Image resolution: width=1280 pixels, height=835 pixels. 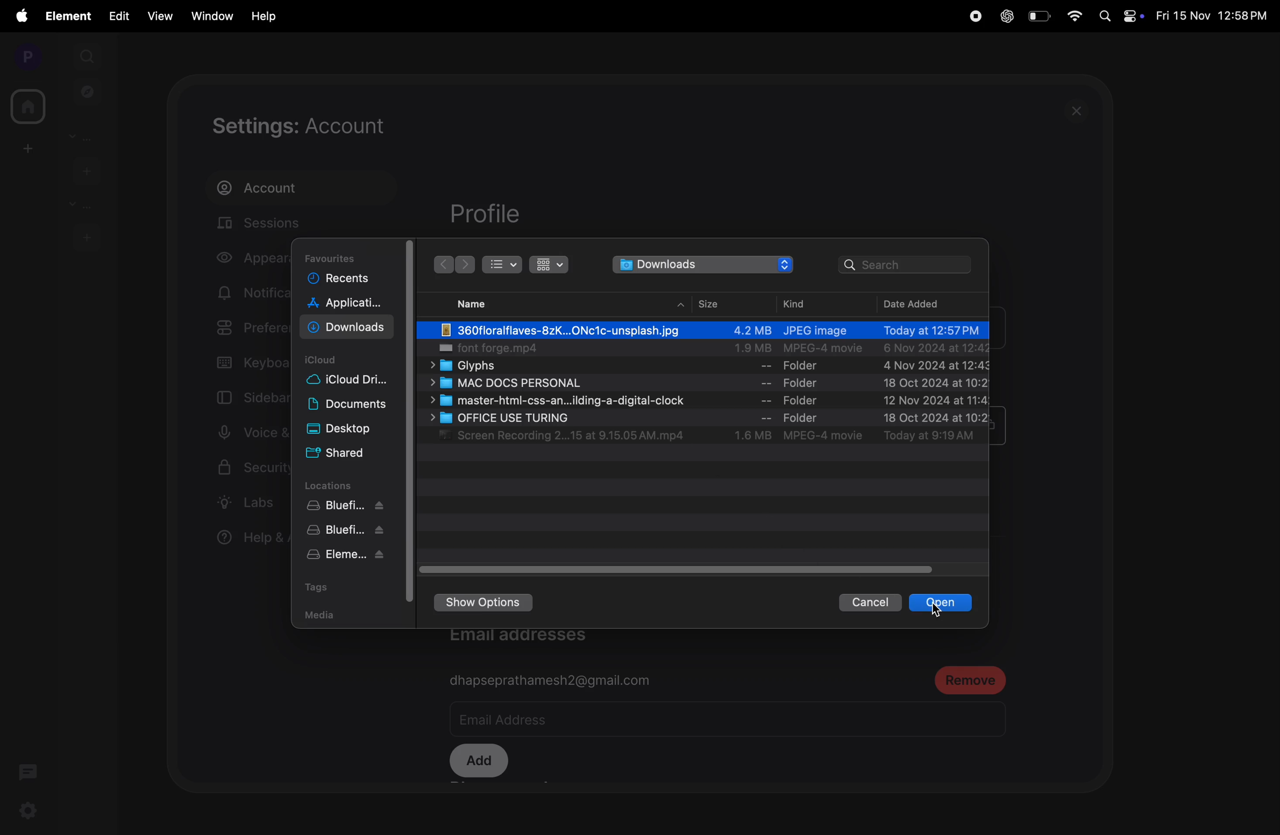 What do you see at coordinates (343, 484) in the screenshot?
I see `locations` at bounding box center [343, 484].